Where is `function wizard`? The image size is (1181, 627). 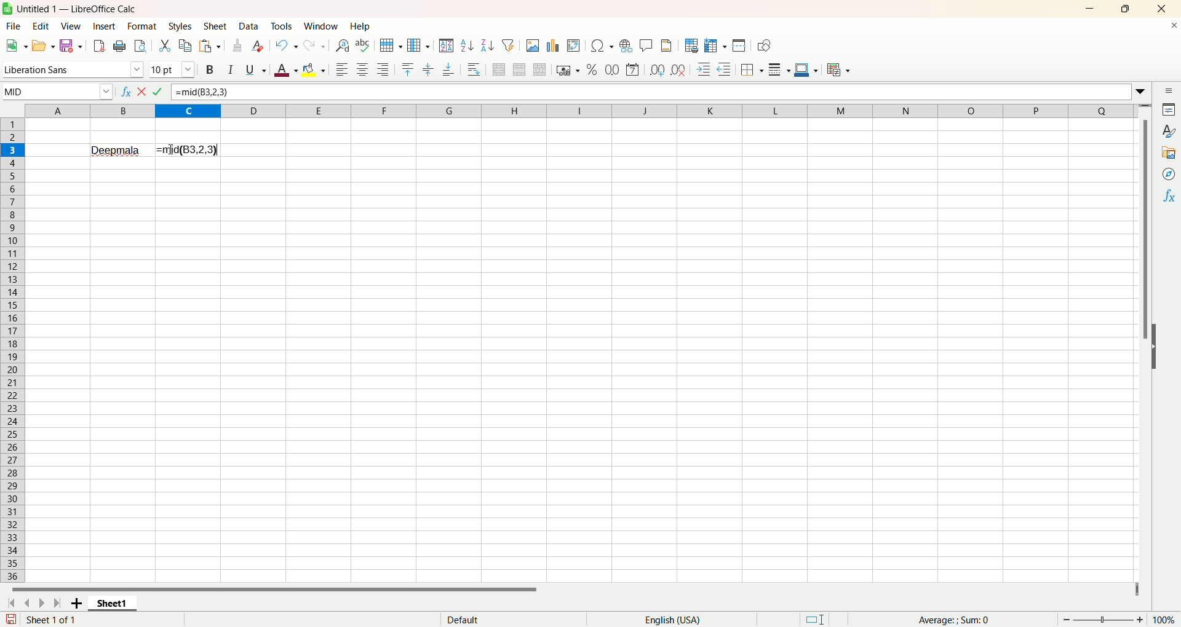
function wizard is located at coordinates (126, 92).